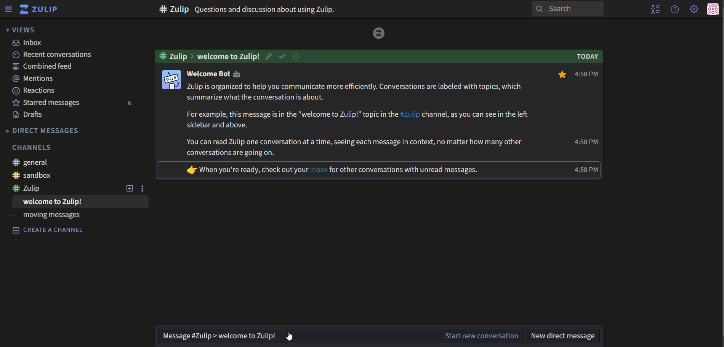  What do you see at coordinates (251, 9) in the screenshot?
I see `text` at bounding box center [251, 9].